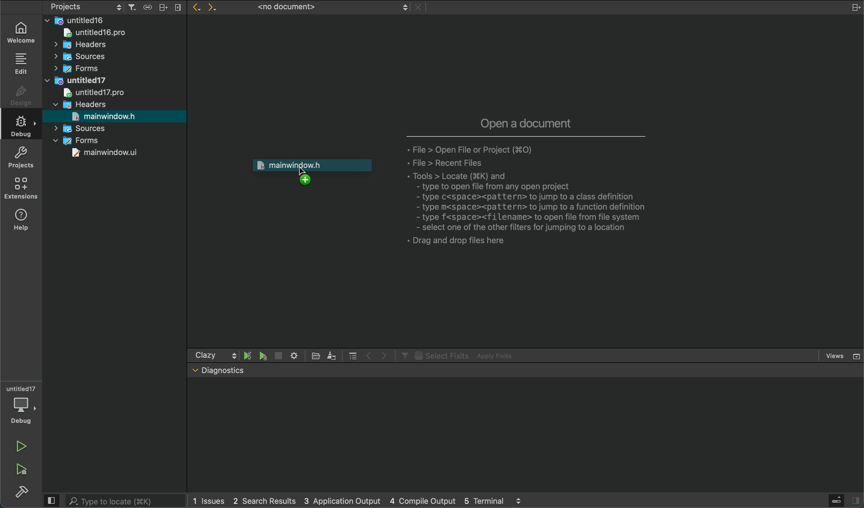 Image resolution: width=864 pixels, height=508 pixels. I want to click on Diagnostics, so click(218, 371).